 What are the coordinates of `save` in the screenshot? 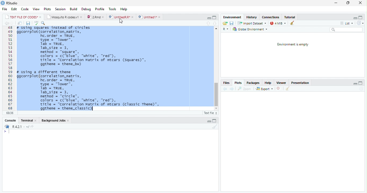 It's located at (232, 23).